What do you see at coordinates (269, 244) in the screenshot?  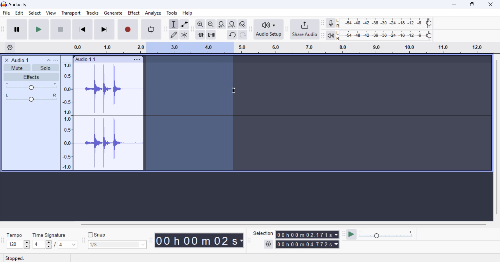 I see `settings` at bounding box center [269, 244].